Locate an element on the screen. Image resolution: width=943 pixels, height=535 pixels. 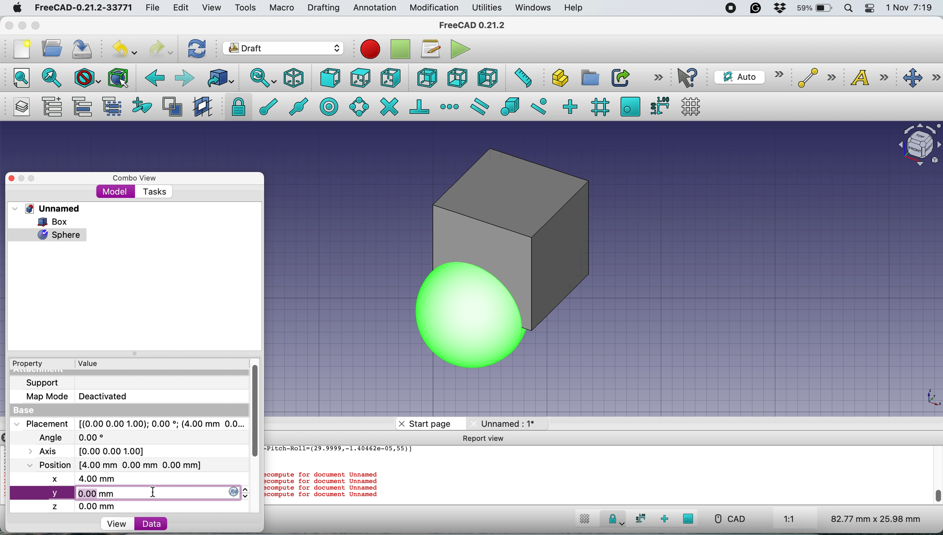
snap endpoint is located at coordinates (264, 109).